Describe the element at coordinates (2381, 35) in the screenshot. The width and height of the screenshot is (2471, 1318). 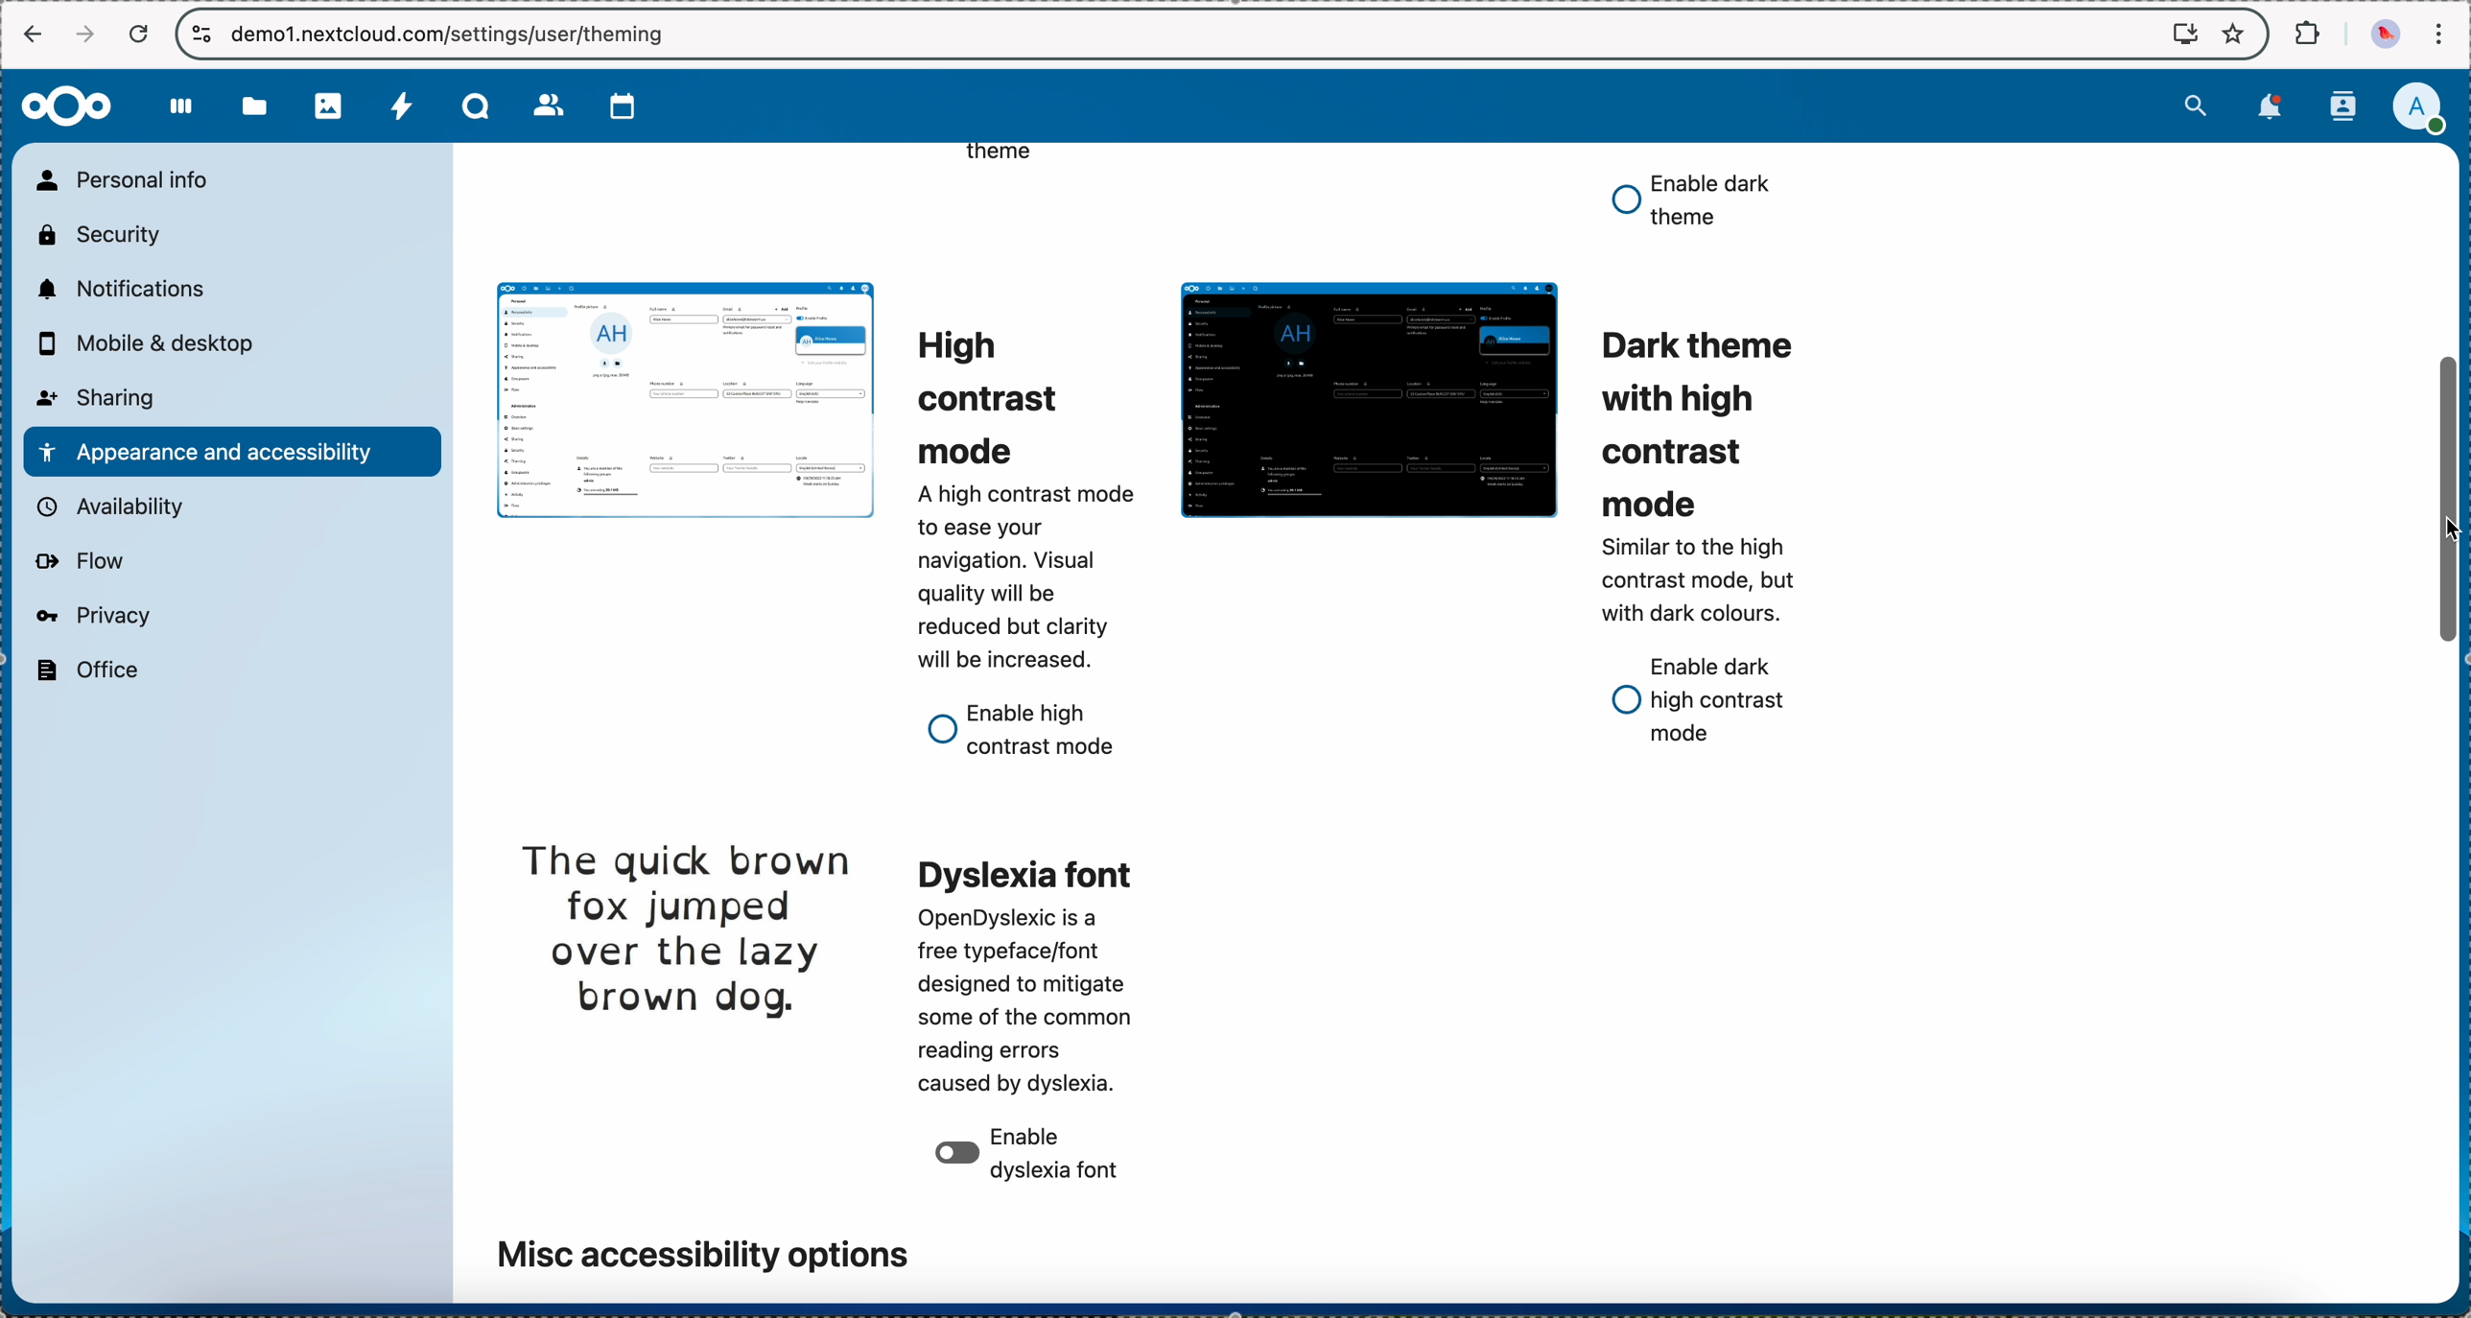
I see `profile picture` at that location.